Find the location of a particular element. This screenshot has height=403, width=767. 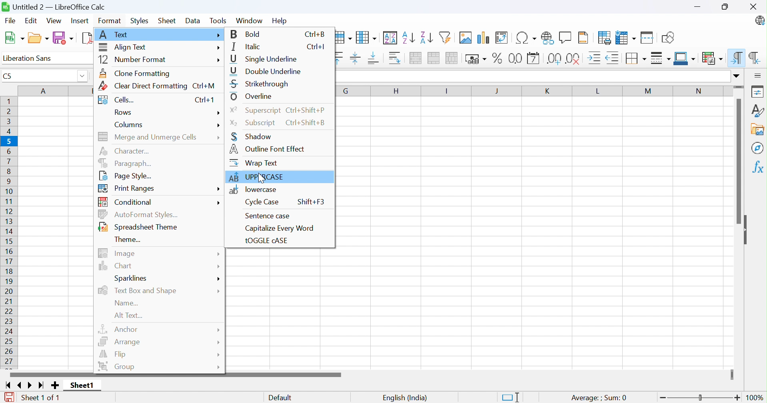

Split window is located at coordinates (647, 38).